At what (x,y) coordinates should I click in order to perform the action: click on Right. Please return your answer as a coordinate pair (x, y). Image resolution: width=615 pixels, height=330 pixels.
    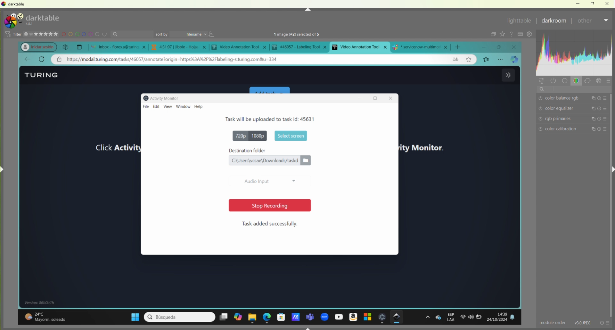
    Looking at the image, I should click on (611, 169).